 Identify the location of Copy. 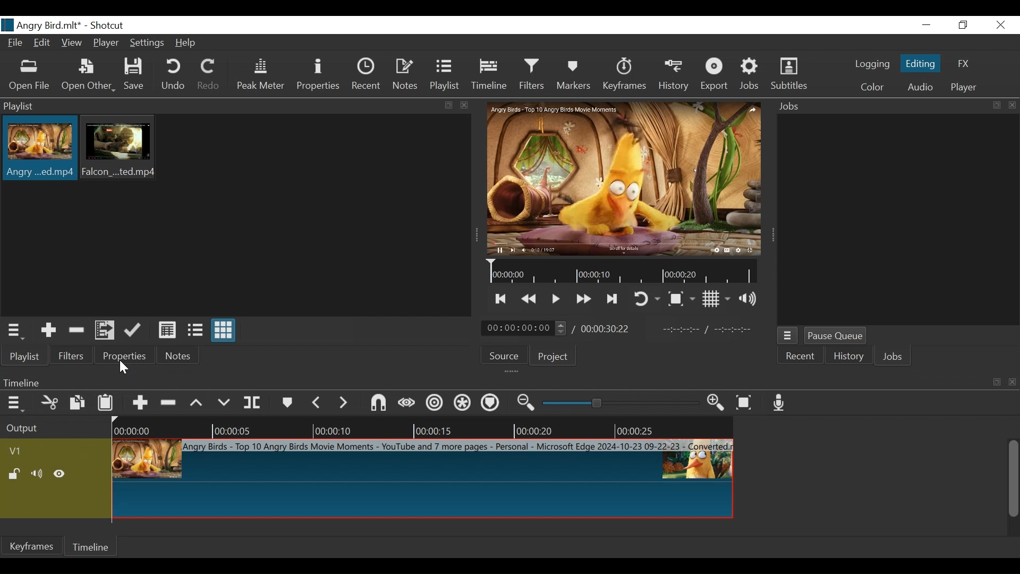
(79, 403).